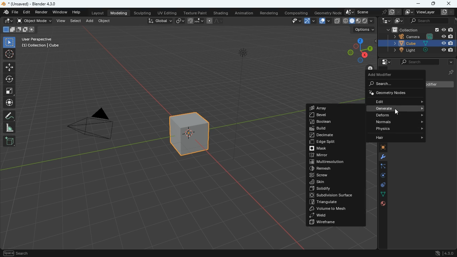 The image size is (457, 257). What do you see at coordinates (397, 113) in the screenshot?
I see `cursor` at bounding box center [397, 113].